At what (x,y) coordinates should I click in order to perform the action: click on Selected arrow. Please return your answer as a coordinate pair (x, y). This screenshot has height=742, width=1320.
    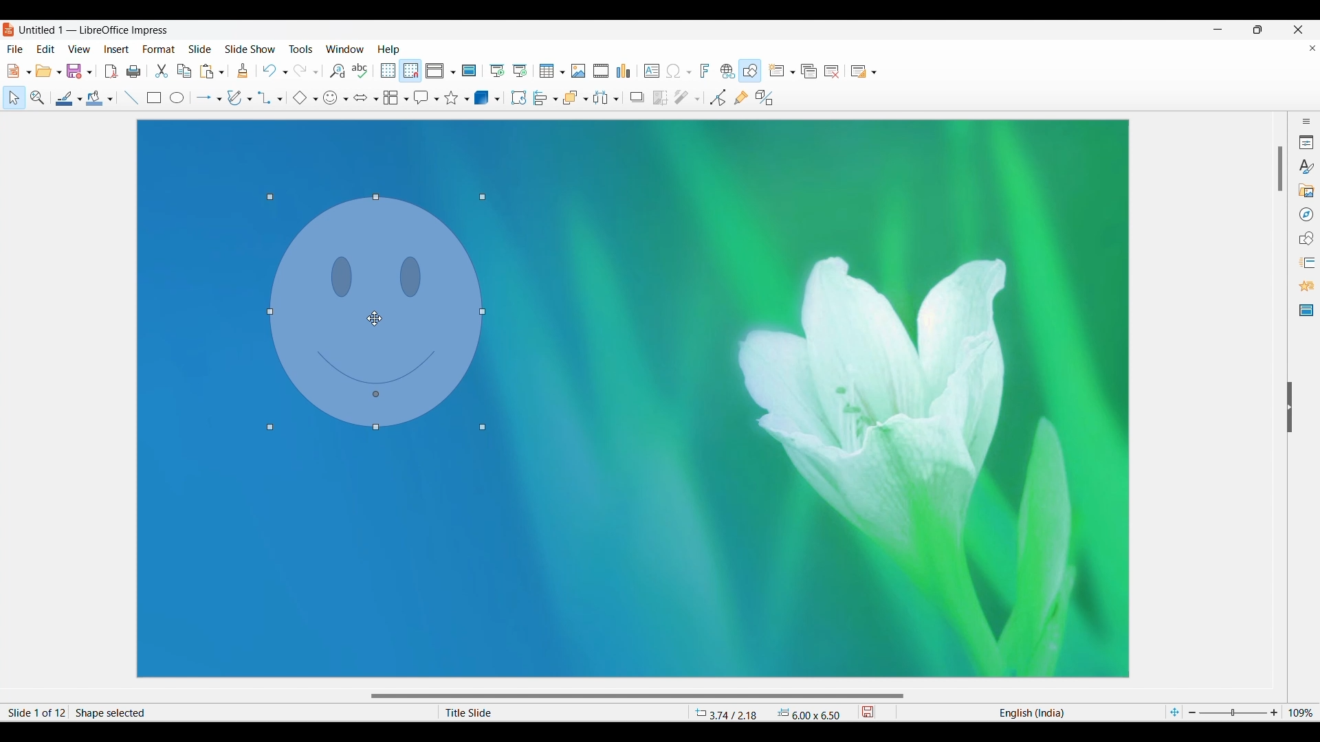
    Looking at the image, I should click on (204, 98).